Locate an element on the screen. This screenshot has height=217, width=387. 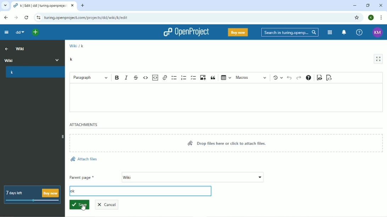
OpenProject is located at coordinates (185, 33).